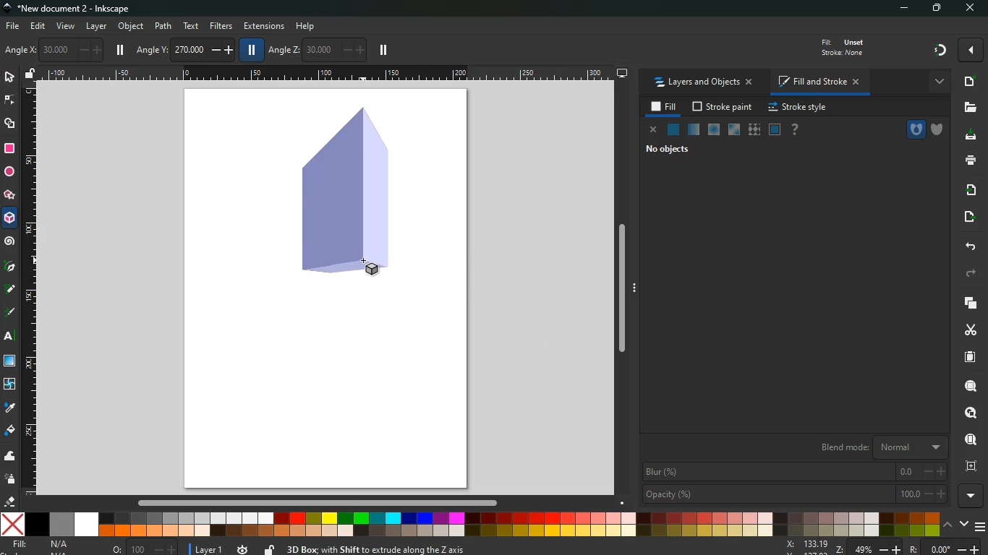 The width and height of the screenshot is (988, 555). What do you see at coordinates (966, 218) in the screenshot?
I see `send` at bounding box center [966, 218].